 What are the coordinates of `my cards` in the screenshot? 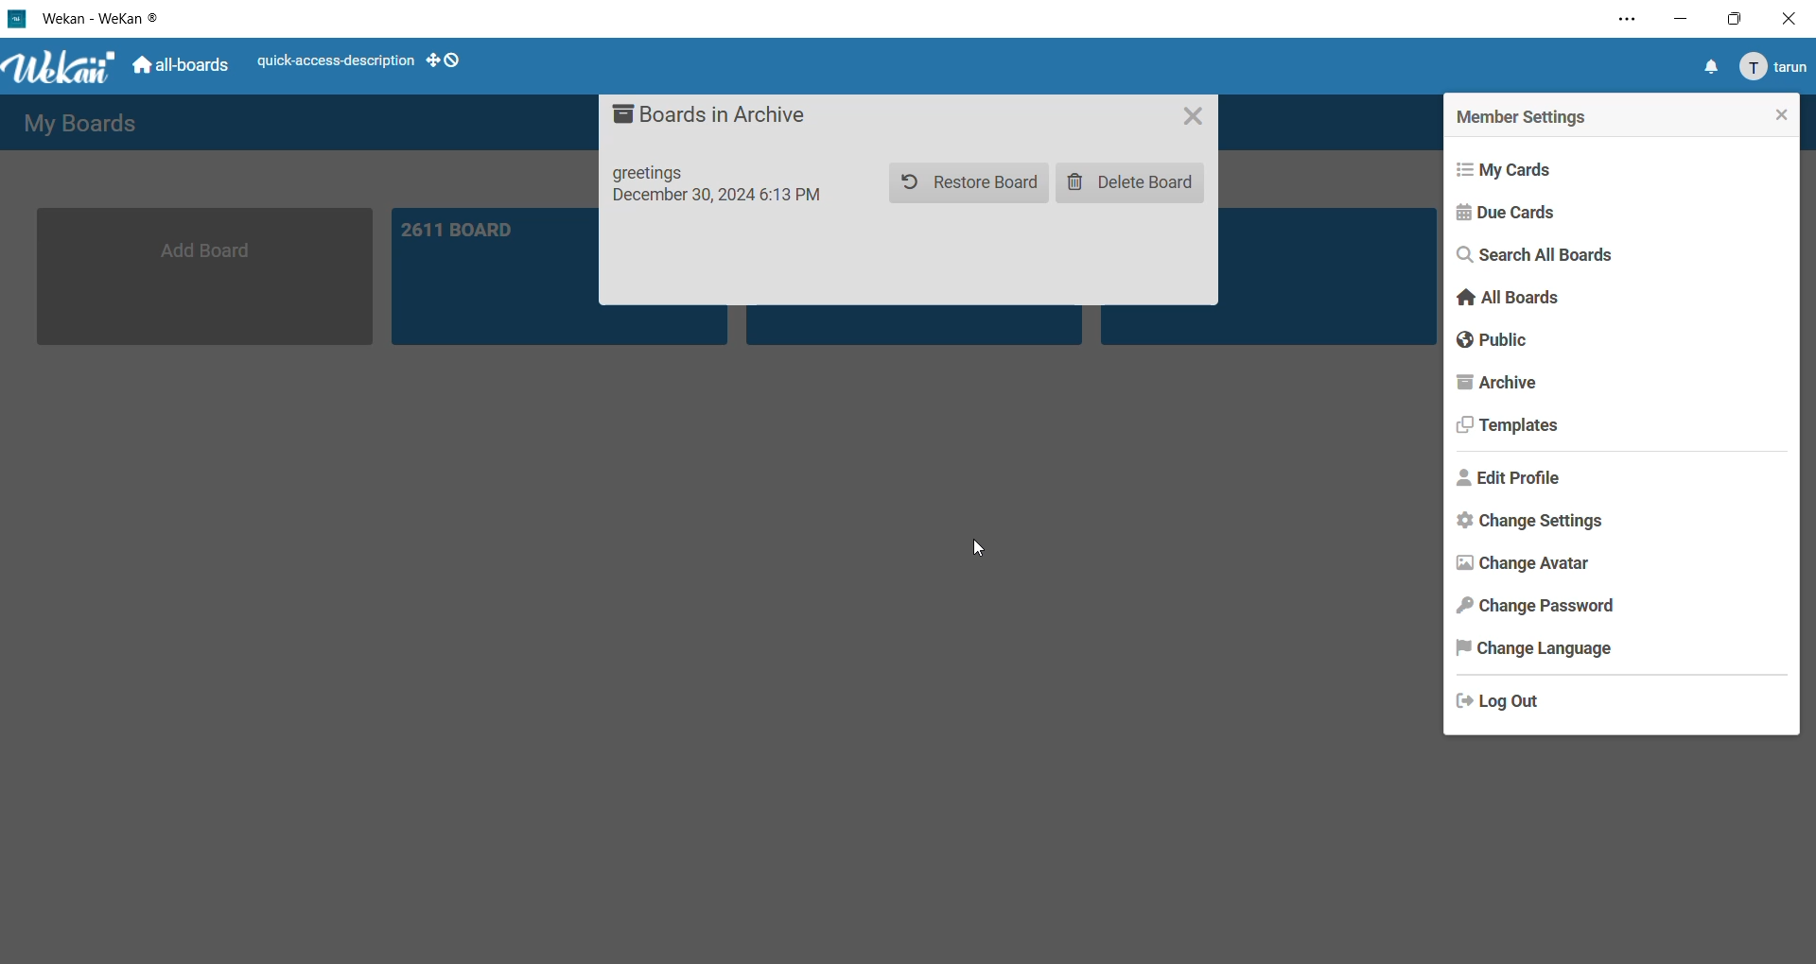 It's located at (1514, 166).